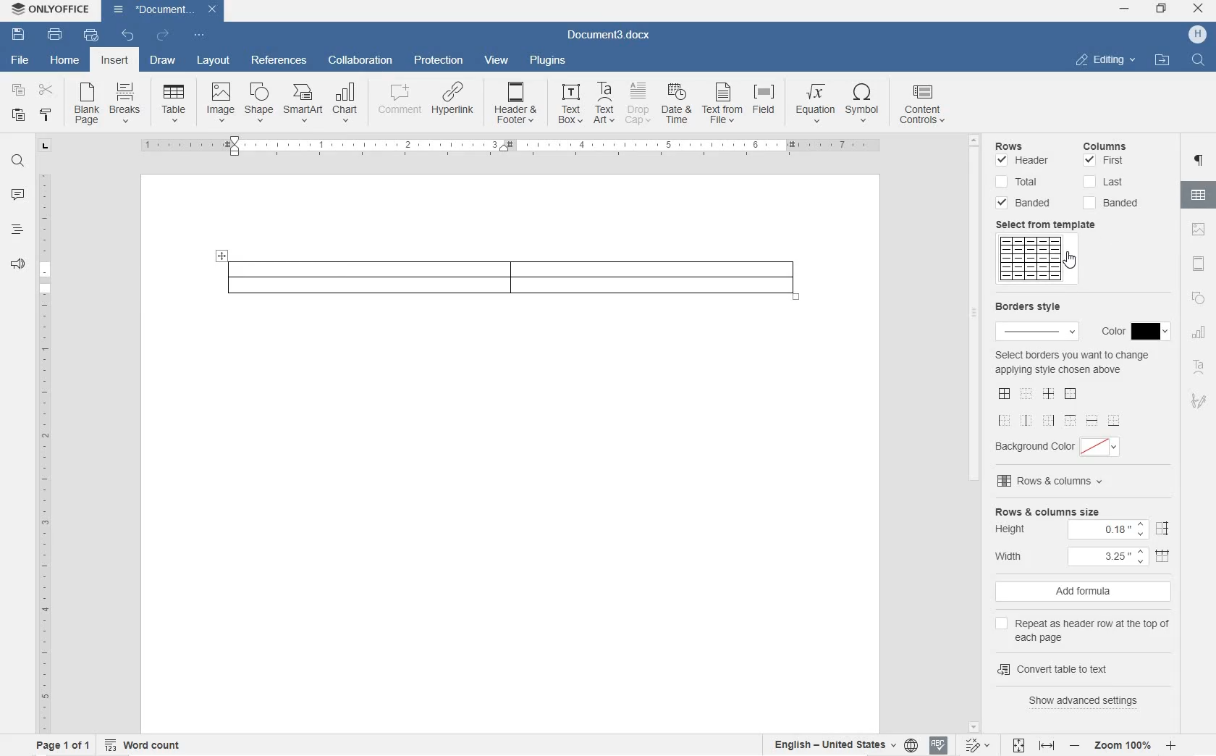 This screenshot has width=1216, height=756. Describe the element at coordinates (1052, 224) in the screenshot. I see `select from template` at that location.